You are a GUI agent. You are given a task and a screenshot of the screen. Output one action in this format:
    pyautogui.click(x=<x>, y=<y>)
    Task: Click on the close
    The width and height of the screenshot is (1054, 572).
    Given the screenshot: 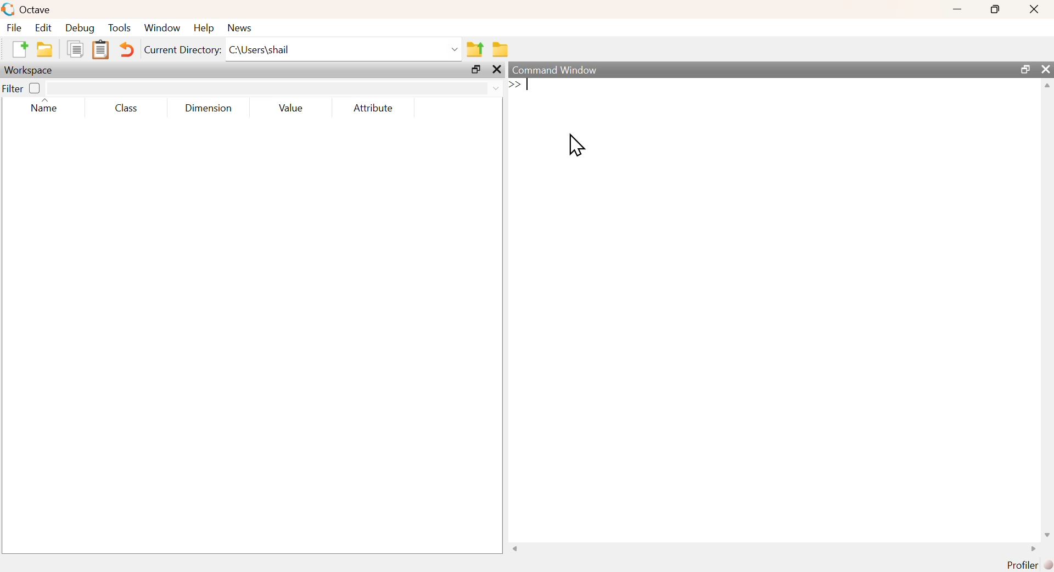 What is the action you would take?
    pyautogui.click(x=1045, y=69)
    